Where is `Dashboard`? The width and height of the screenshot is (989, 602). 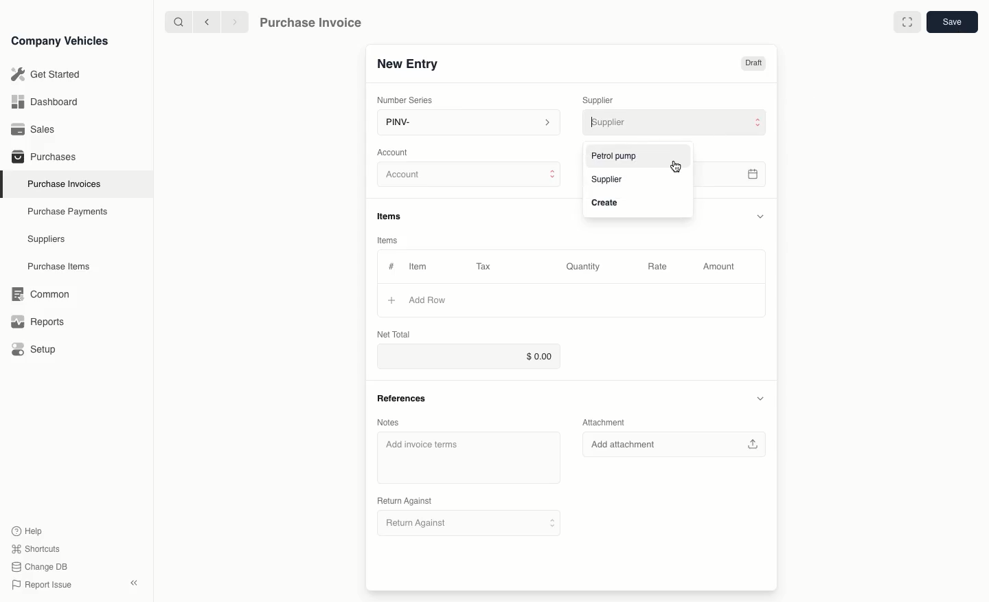 Dashboard is located at coordinates (44, 102).